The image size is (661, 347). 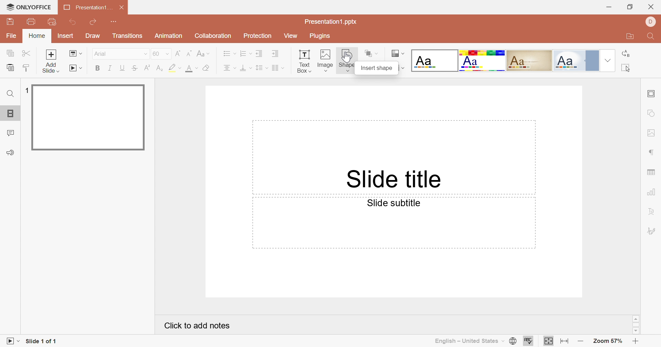 What do you see at coordinates (40, 341) in the screenshot?
I see `Slide 1 of 1` at bounding box center [40, 341].